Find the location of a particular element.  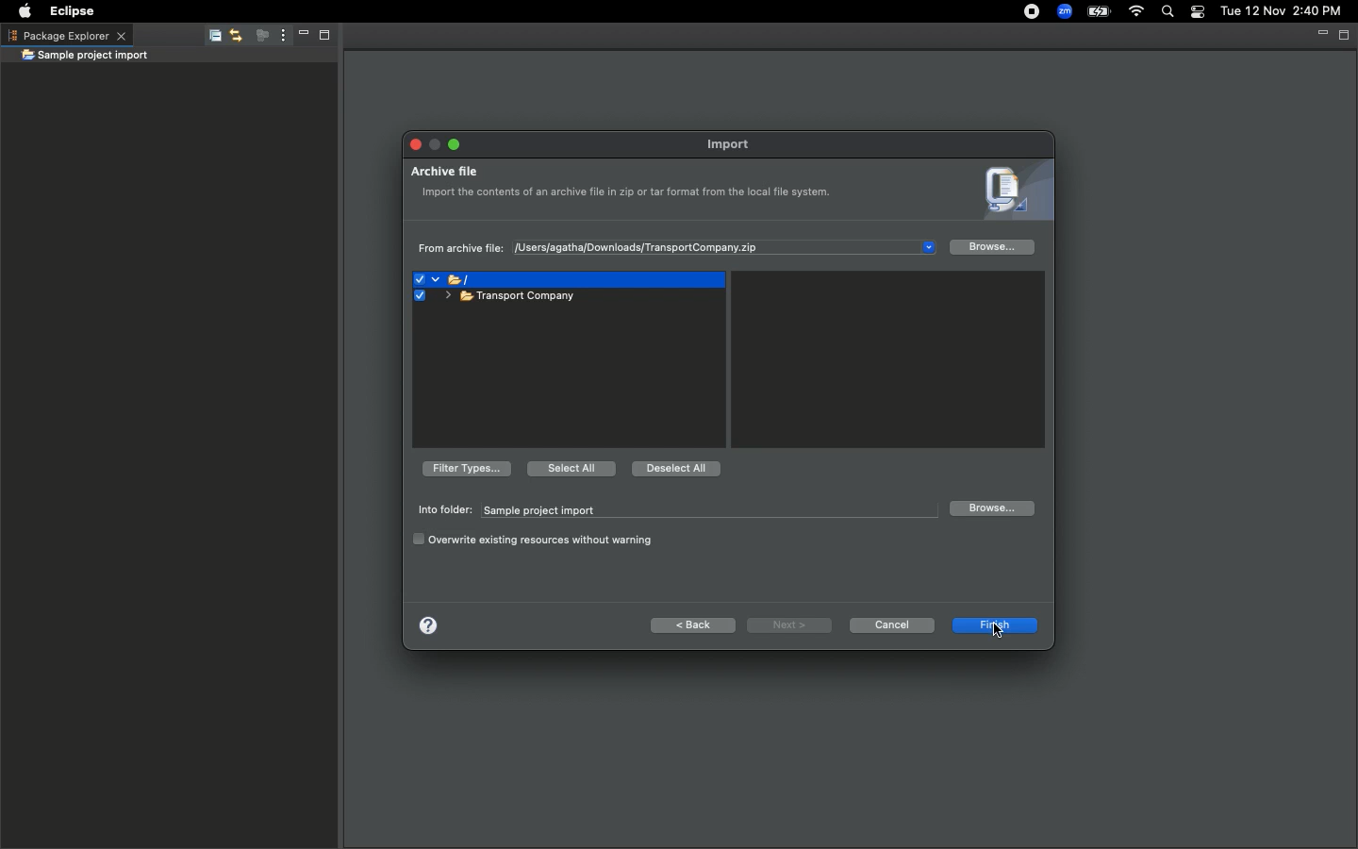

File is located at coordinates (450, 283).